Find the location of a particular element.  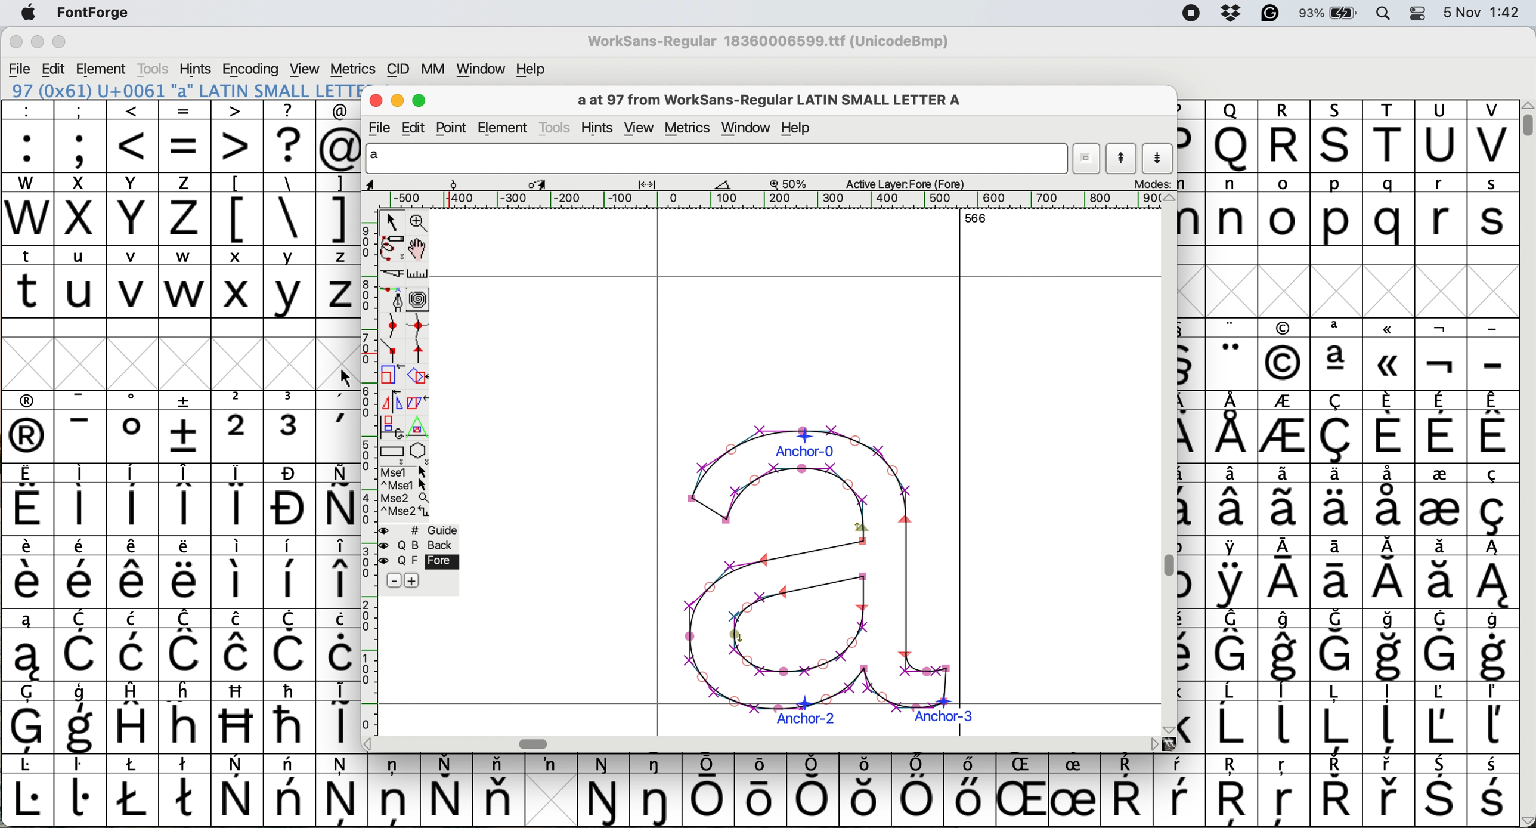

star or polygon is located at coordinates (420, 450).